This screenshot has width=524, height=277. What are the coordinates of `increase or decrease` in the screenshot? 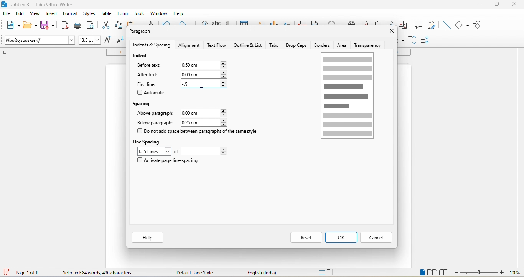 It's located at (224, 75).